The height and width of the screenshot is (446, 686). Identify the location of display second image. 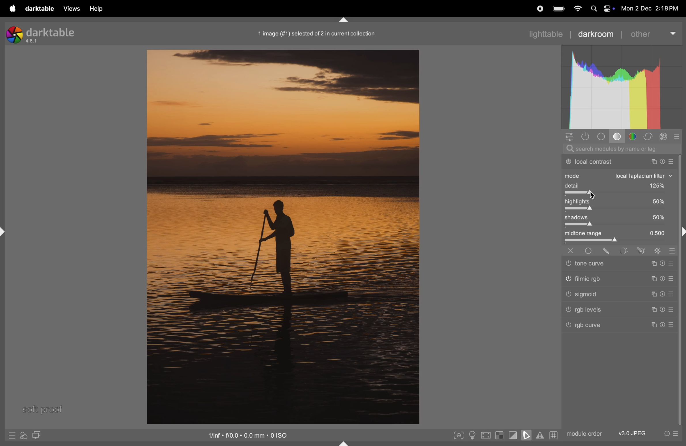
(37, 435).